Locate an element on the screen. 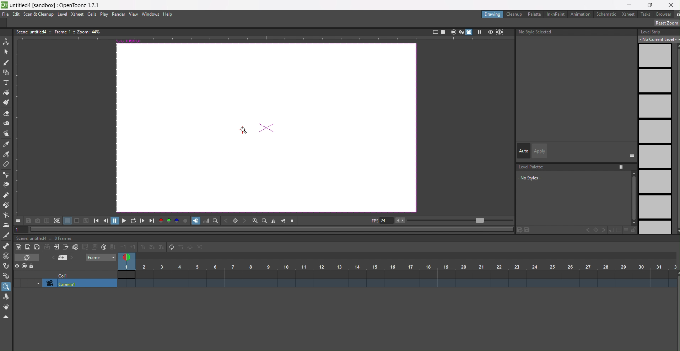  icon is located at coordinates (58, 221).